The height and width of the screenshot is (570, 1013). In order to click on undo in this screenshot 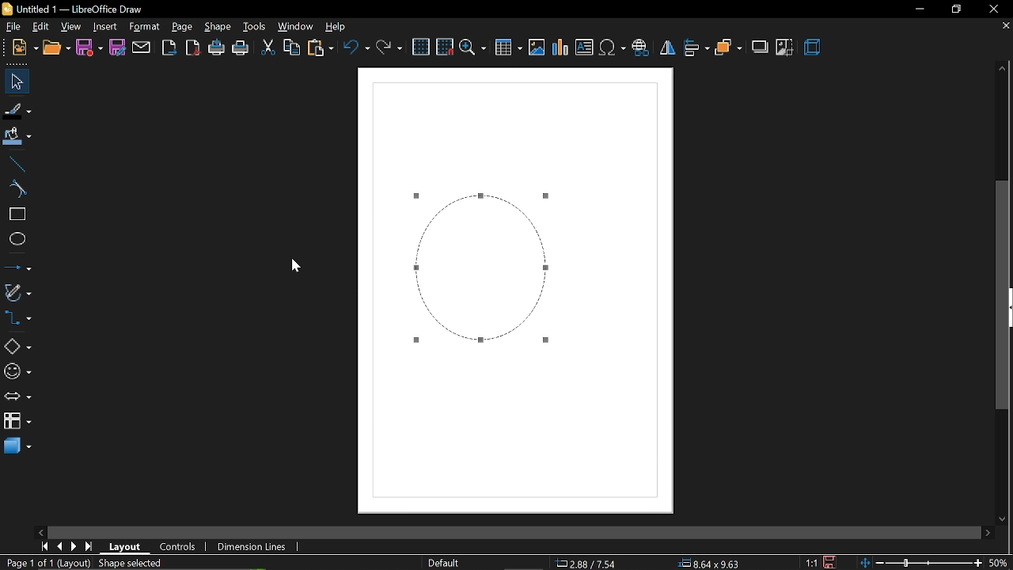, I will do `click(356, 48)`.